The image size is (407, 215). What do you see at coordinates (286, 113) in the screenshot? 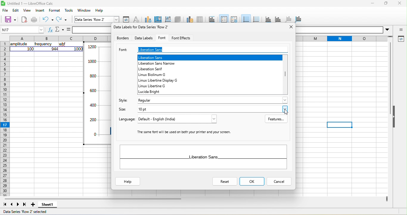
I see `cursor ` at bounding box center [286, 113].